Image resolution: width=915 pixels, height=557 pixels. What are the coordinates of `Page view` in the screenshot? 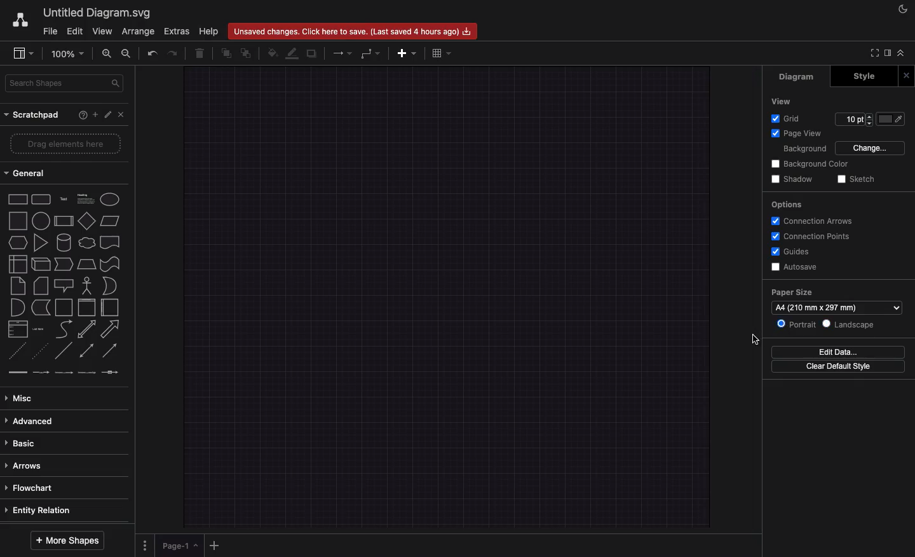 It's located at (798, 134).